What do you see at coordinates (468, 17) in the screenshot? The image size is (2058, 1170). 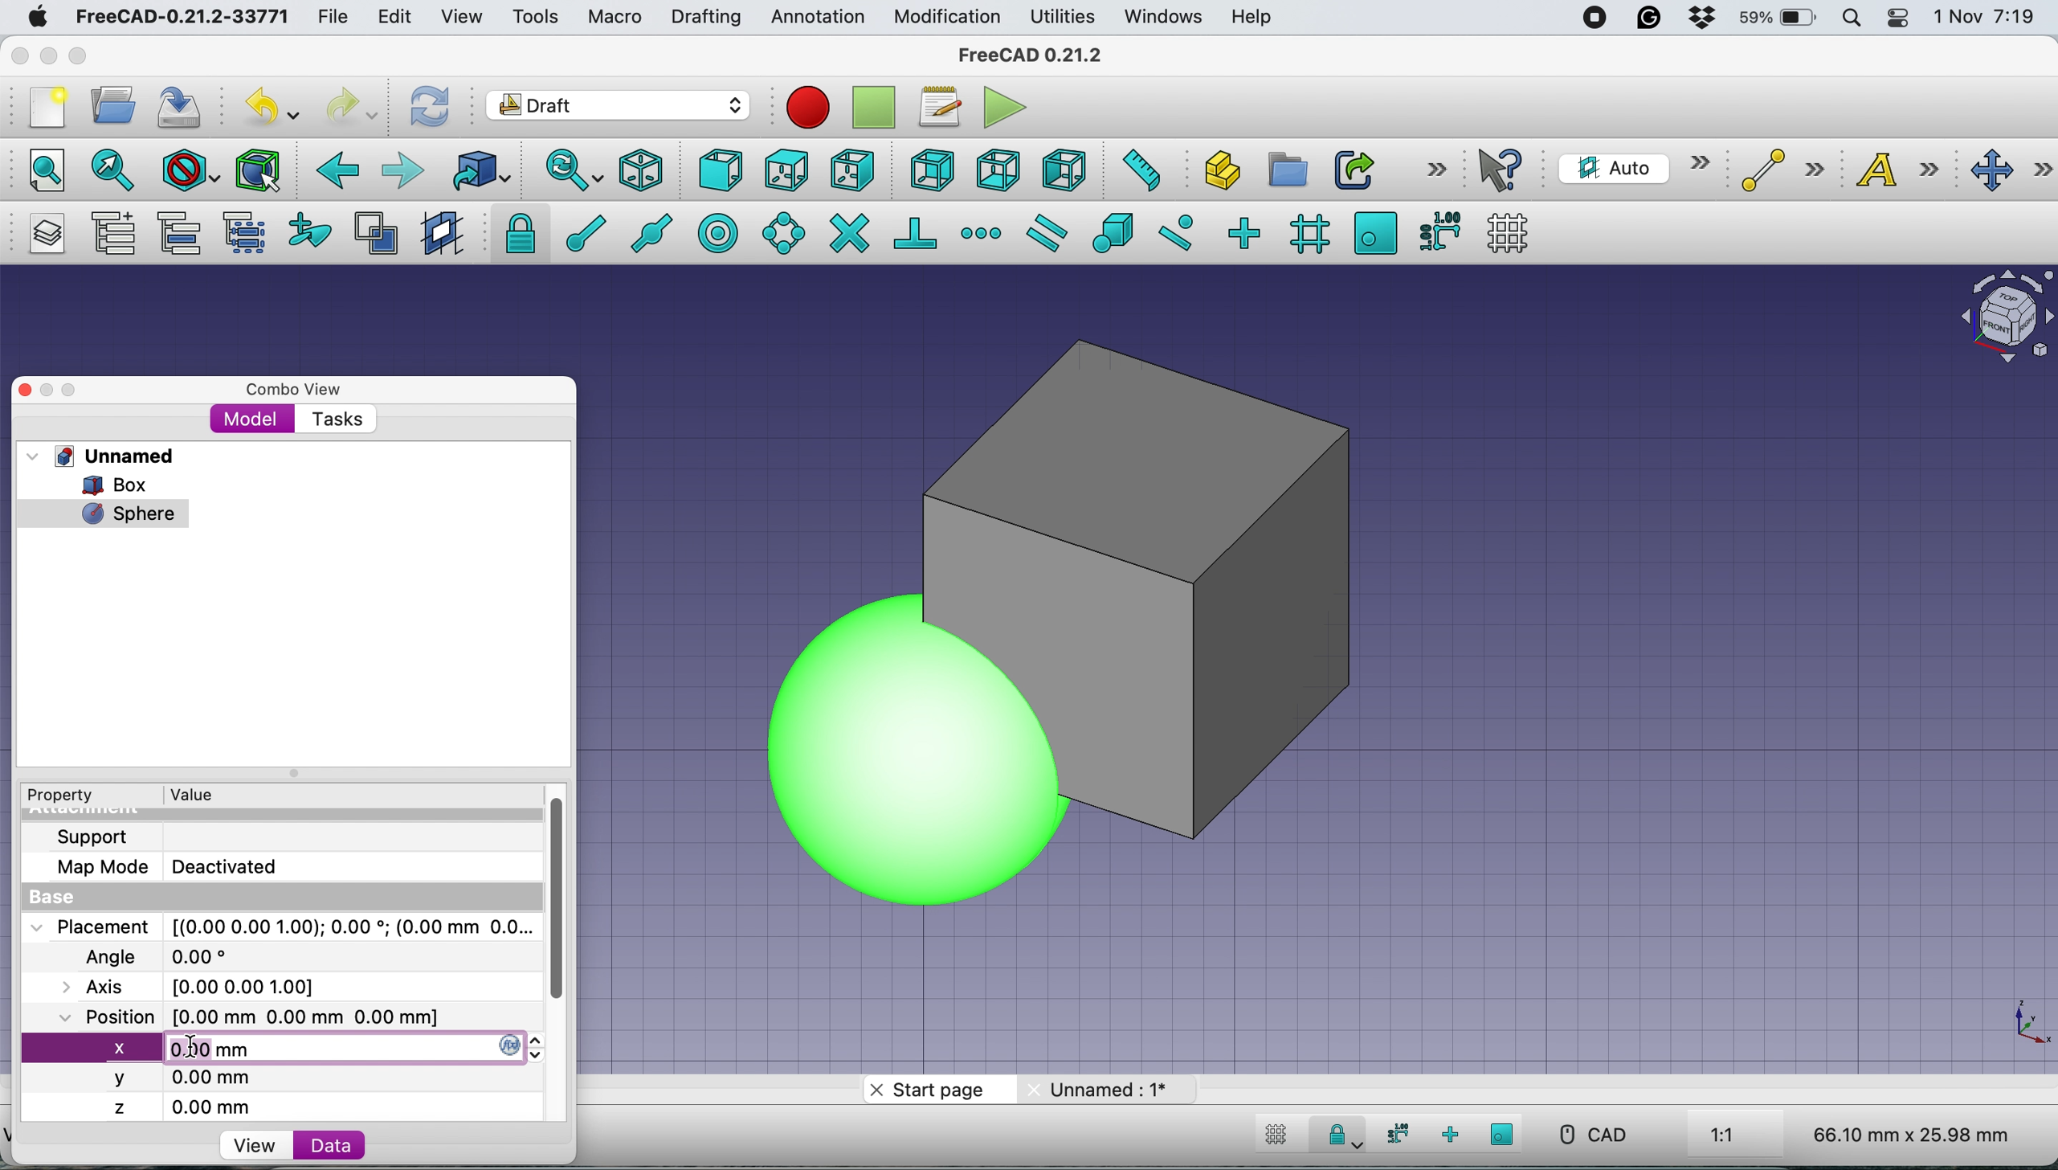 I see `view` at bounding box center [468, 17].